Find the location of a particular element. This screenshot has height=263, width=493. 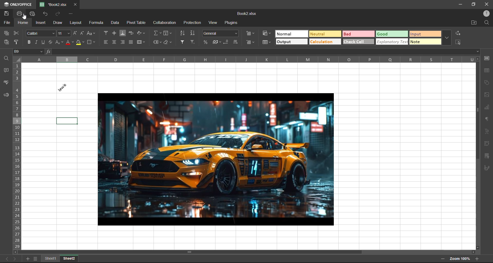

pivot table is located at coordinates (137, 23).